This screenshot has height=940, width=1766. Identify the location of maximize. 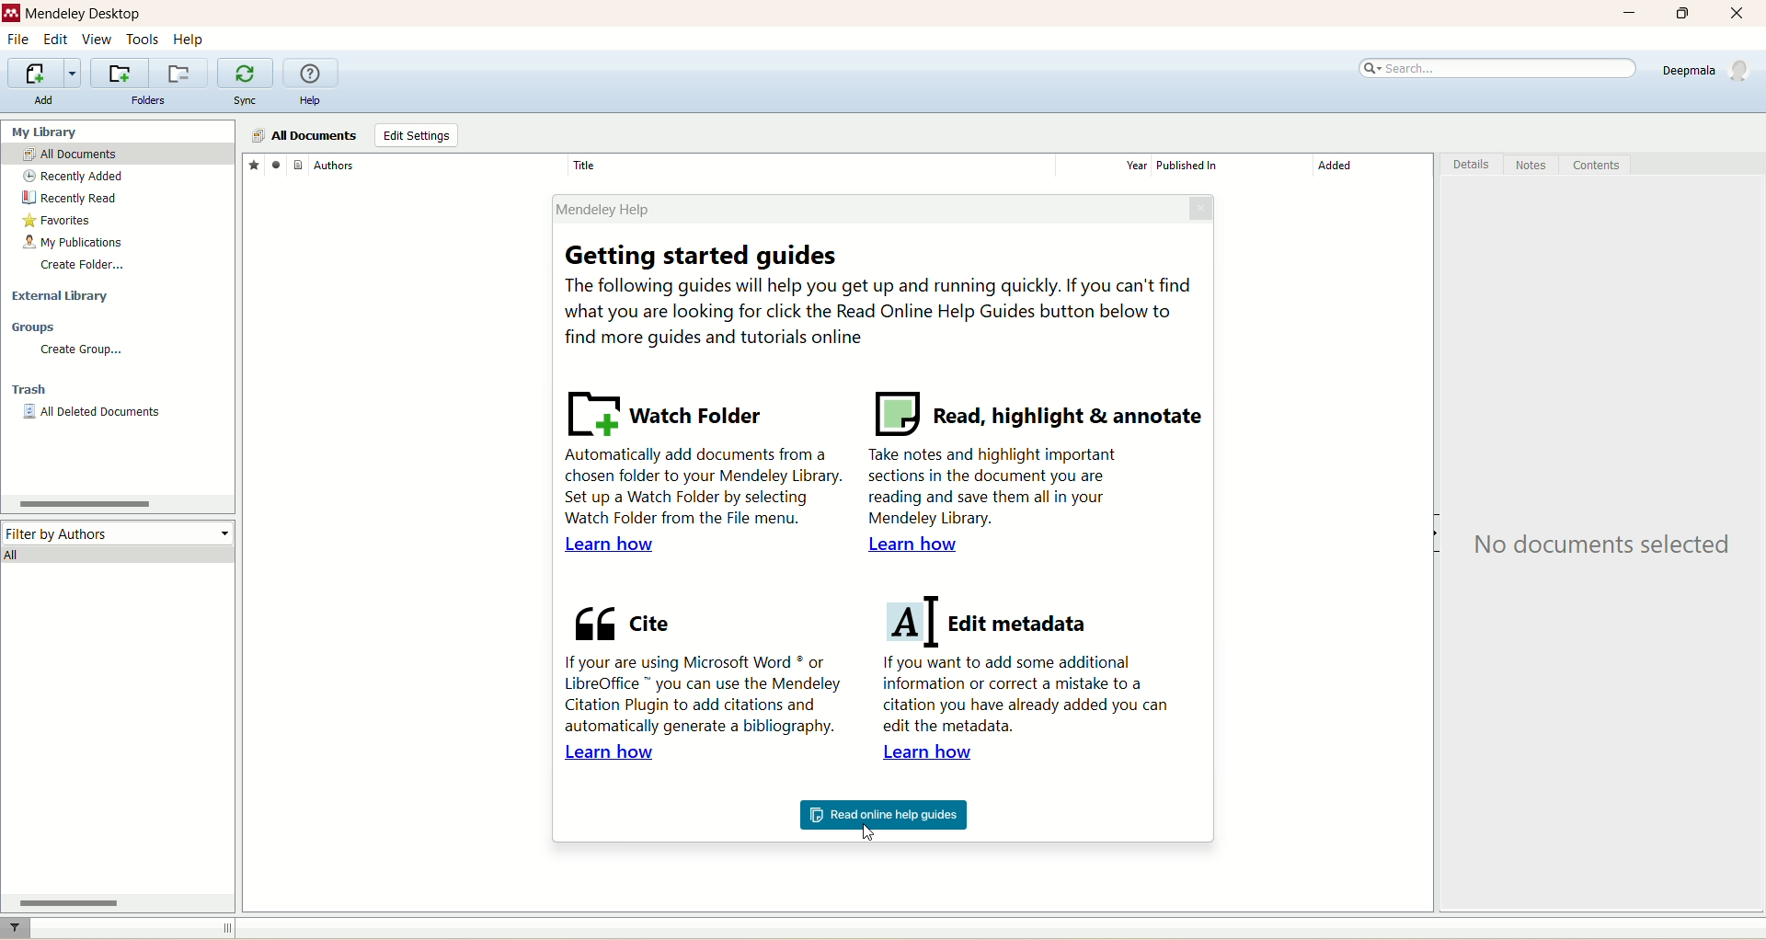
(1684, 14).